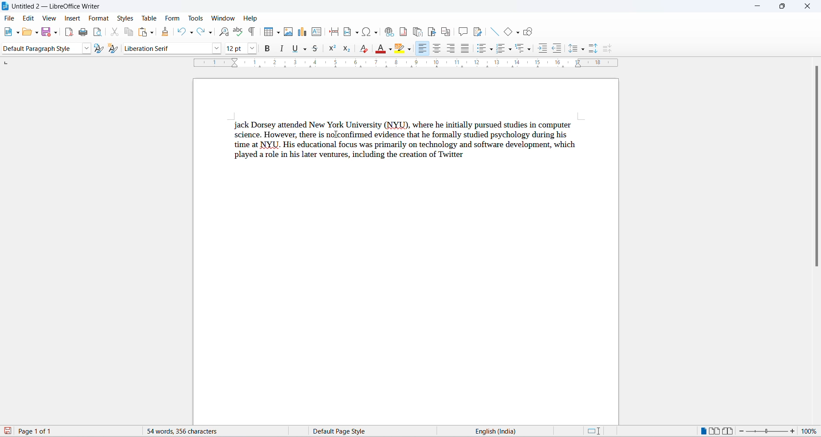 The image size is (821, 437). What do you see at coordinates (38, 32) in the screenshot?
I see `open options` at bounding box center [38, 32].